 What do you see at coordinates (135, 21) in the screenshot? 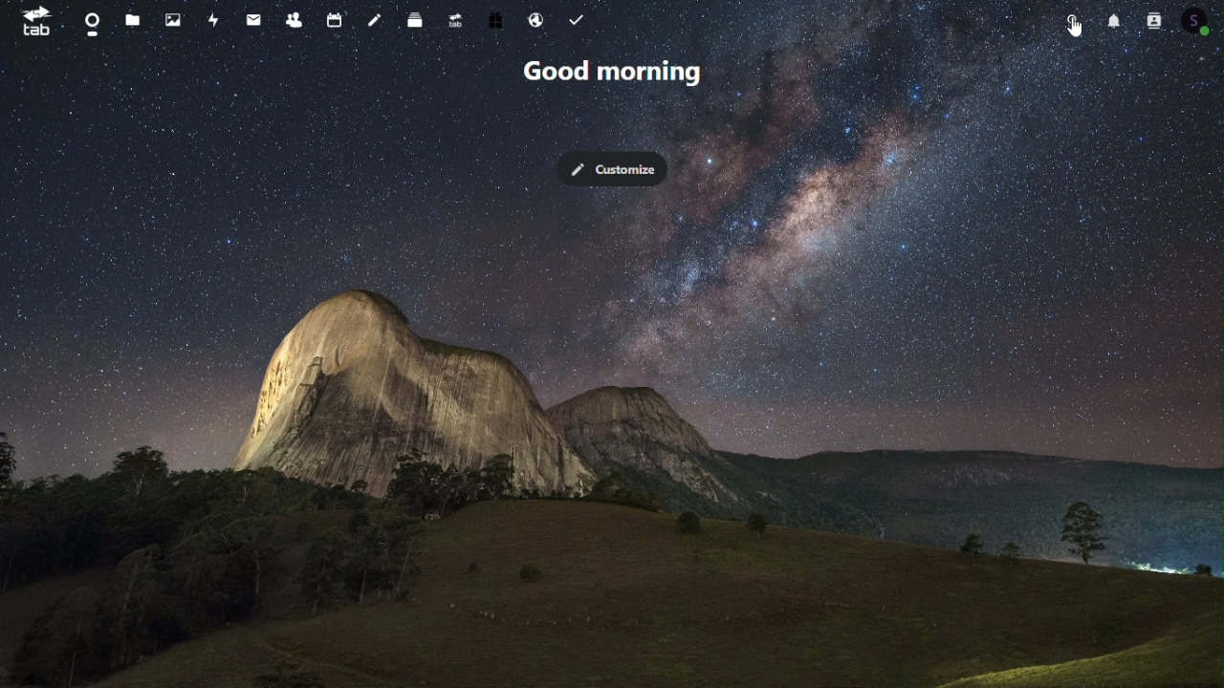
I see `Files` at bounding box center [135, 21].